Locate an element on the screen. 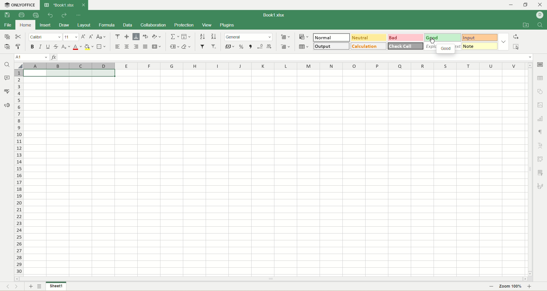  maximize is located at coordinates (527, 4).